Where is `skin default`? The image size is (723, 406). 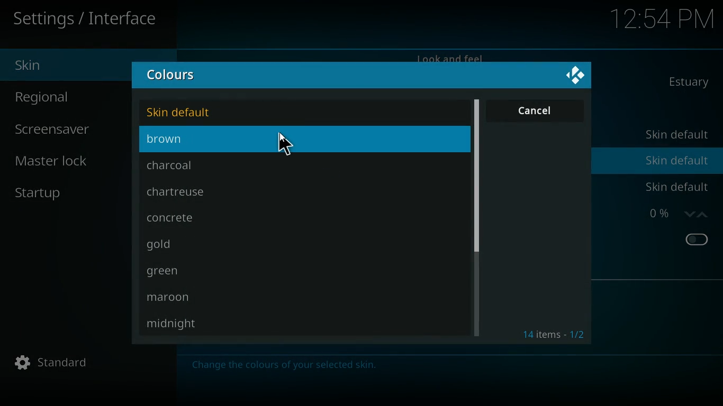 skin default is located at coordinates (679, 187).